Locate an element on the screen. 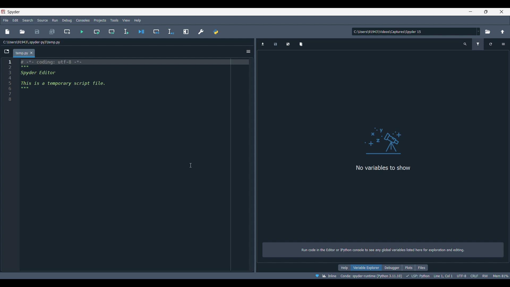  Browse a working directory, highlighted by cursor is located at coordinates (488, 31).